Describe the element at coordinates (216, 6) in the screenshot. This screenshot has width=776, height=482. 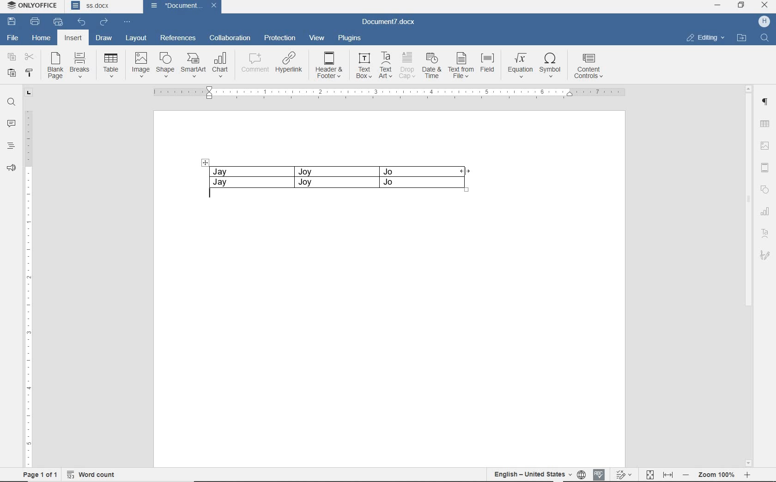
I see `close` at that location.